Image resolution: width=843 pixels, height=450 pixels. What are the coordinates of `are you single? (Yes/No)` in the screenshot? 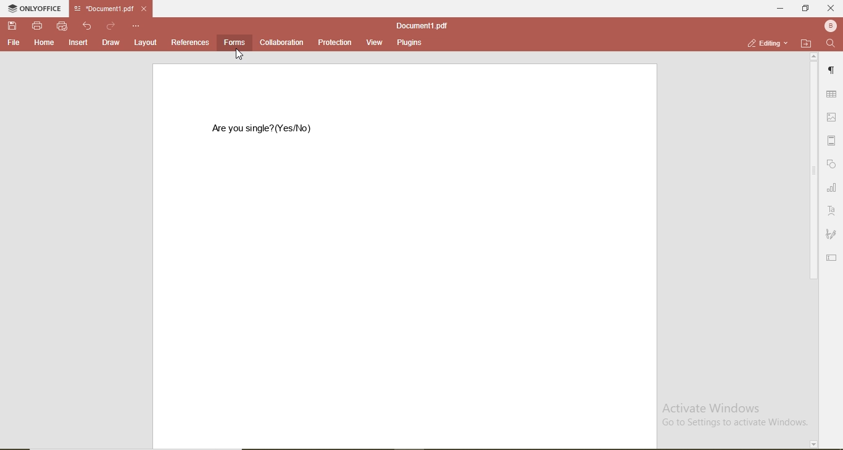 It's located at (265, 129).